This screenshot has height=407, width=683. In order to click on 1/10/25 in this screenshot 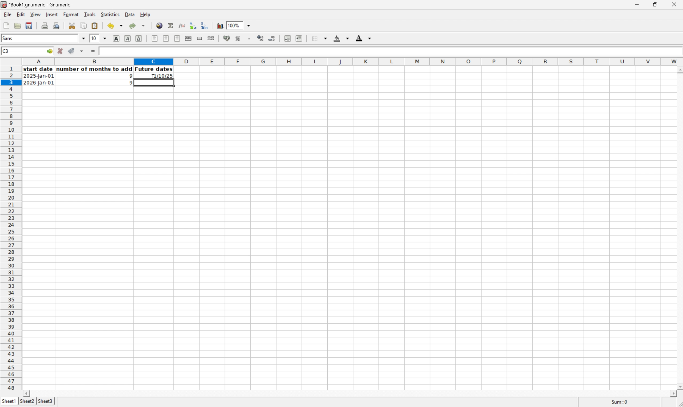, I will do `click(161, 76)`.